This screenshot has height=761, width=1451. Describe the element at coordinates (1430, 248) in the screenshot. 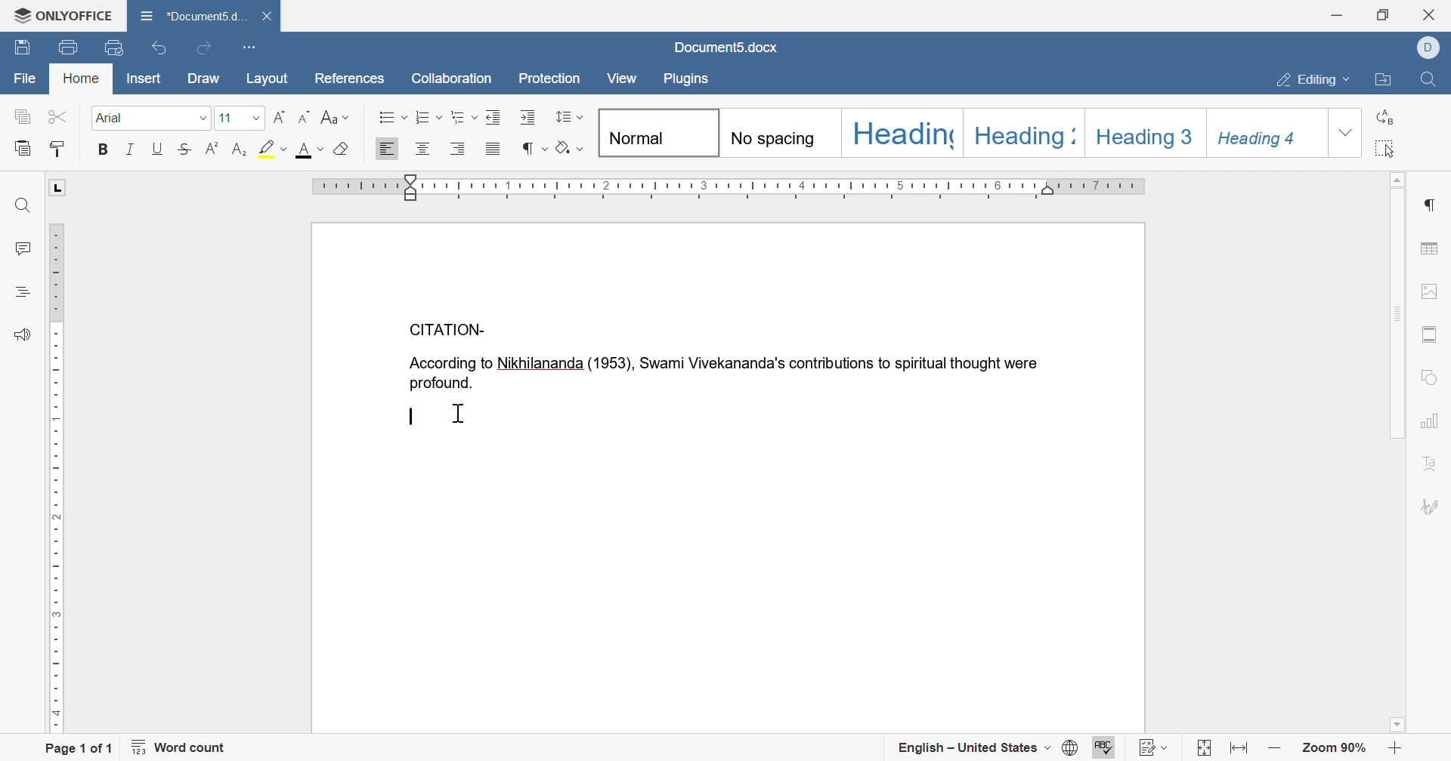

I see `table settings` at that location.